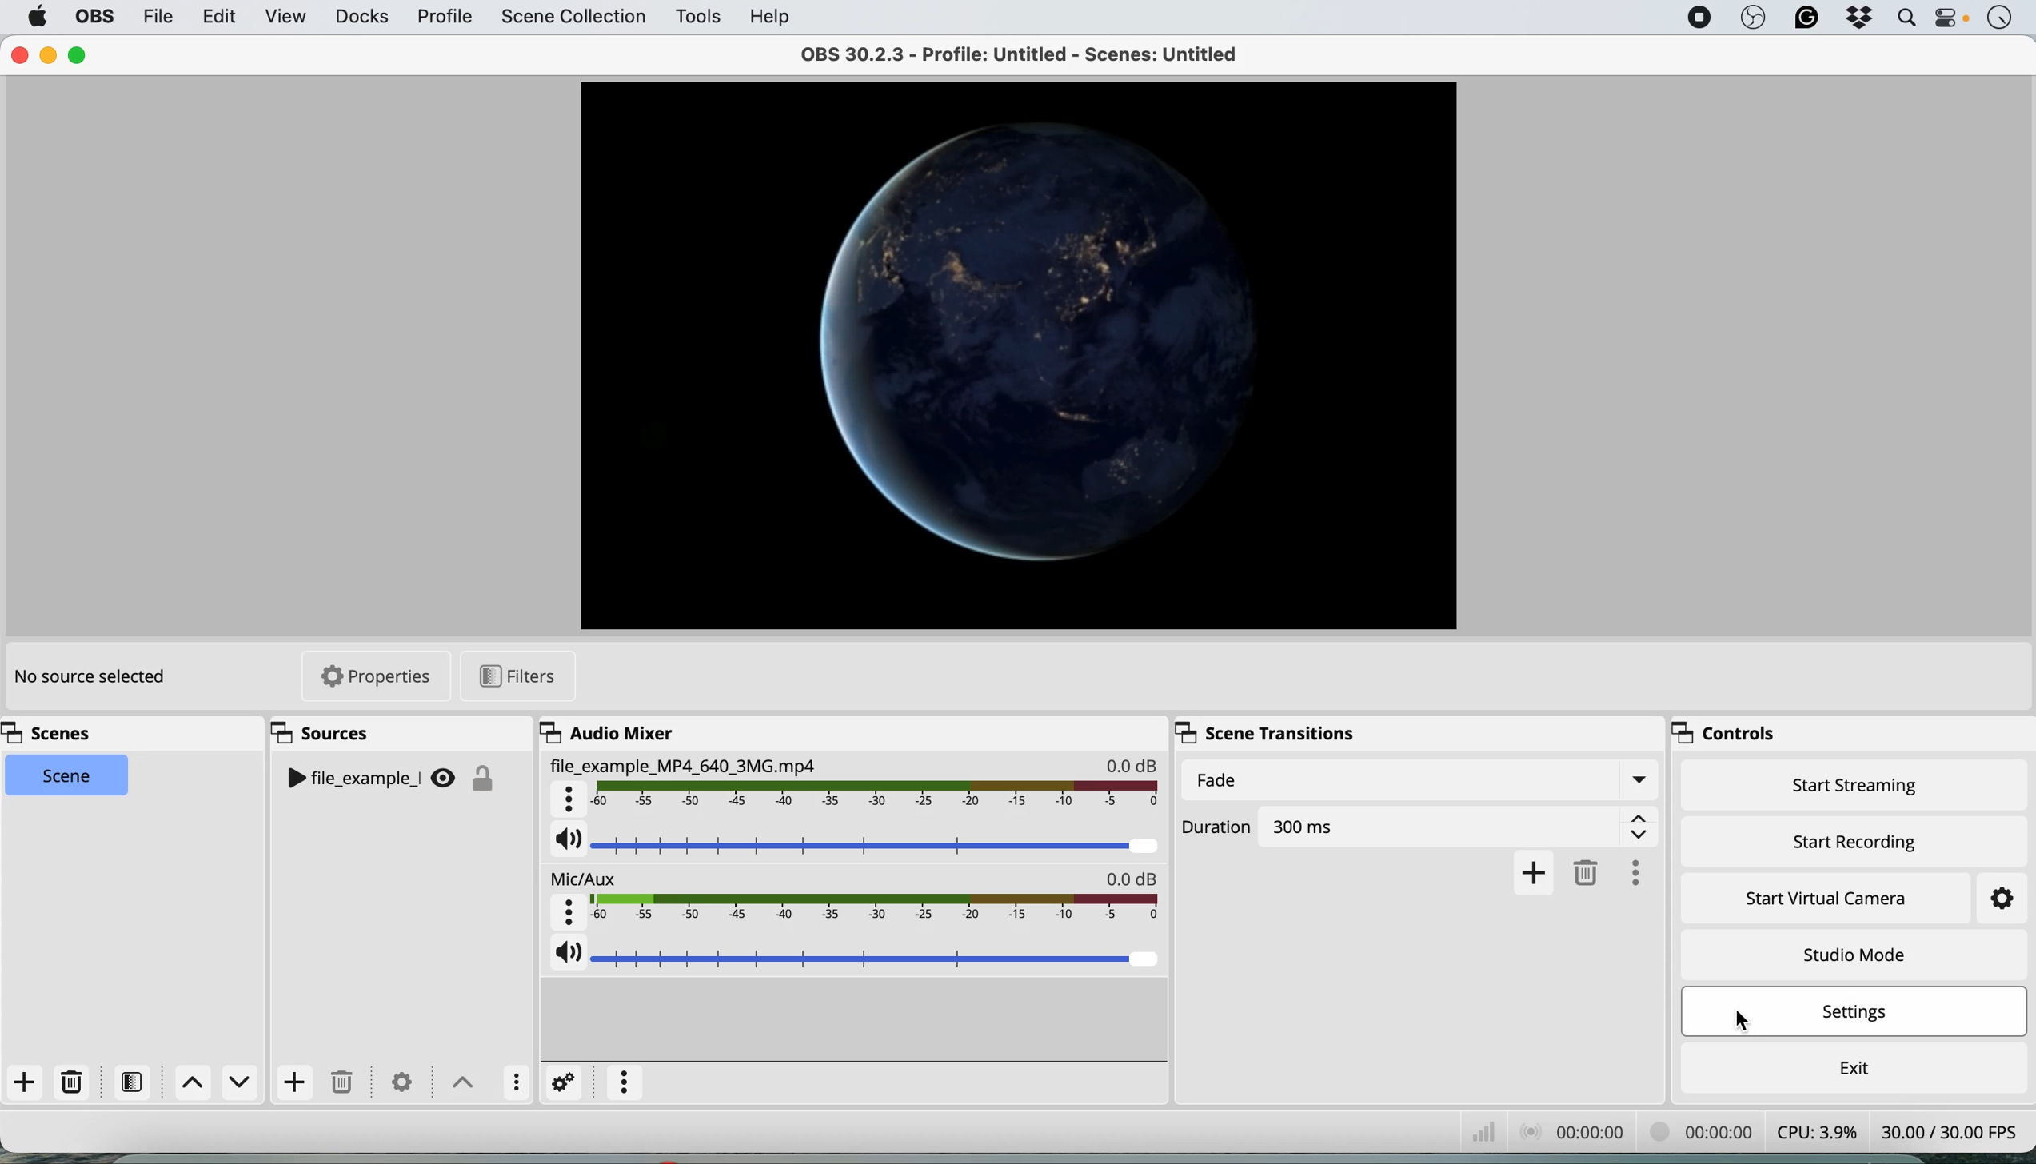 Image resolution: width=2036 pixels, height=1164 pixels. Describe the element at coordinates (854, 902) in the screenshot. I see `mic aux audio` at that location.